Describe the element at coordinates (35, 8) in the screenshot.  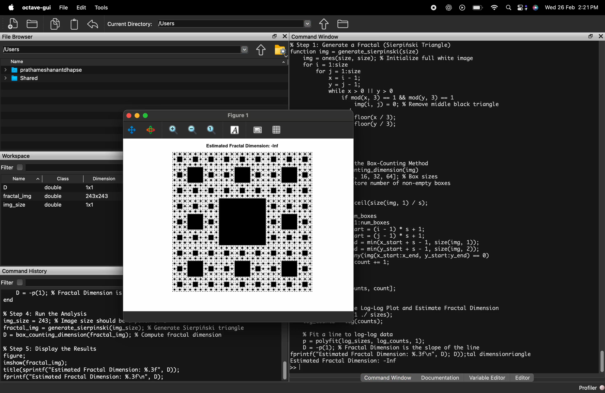
I see `octave-gui` at that location.